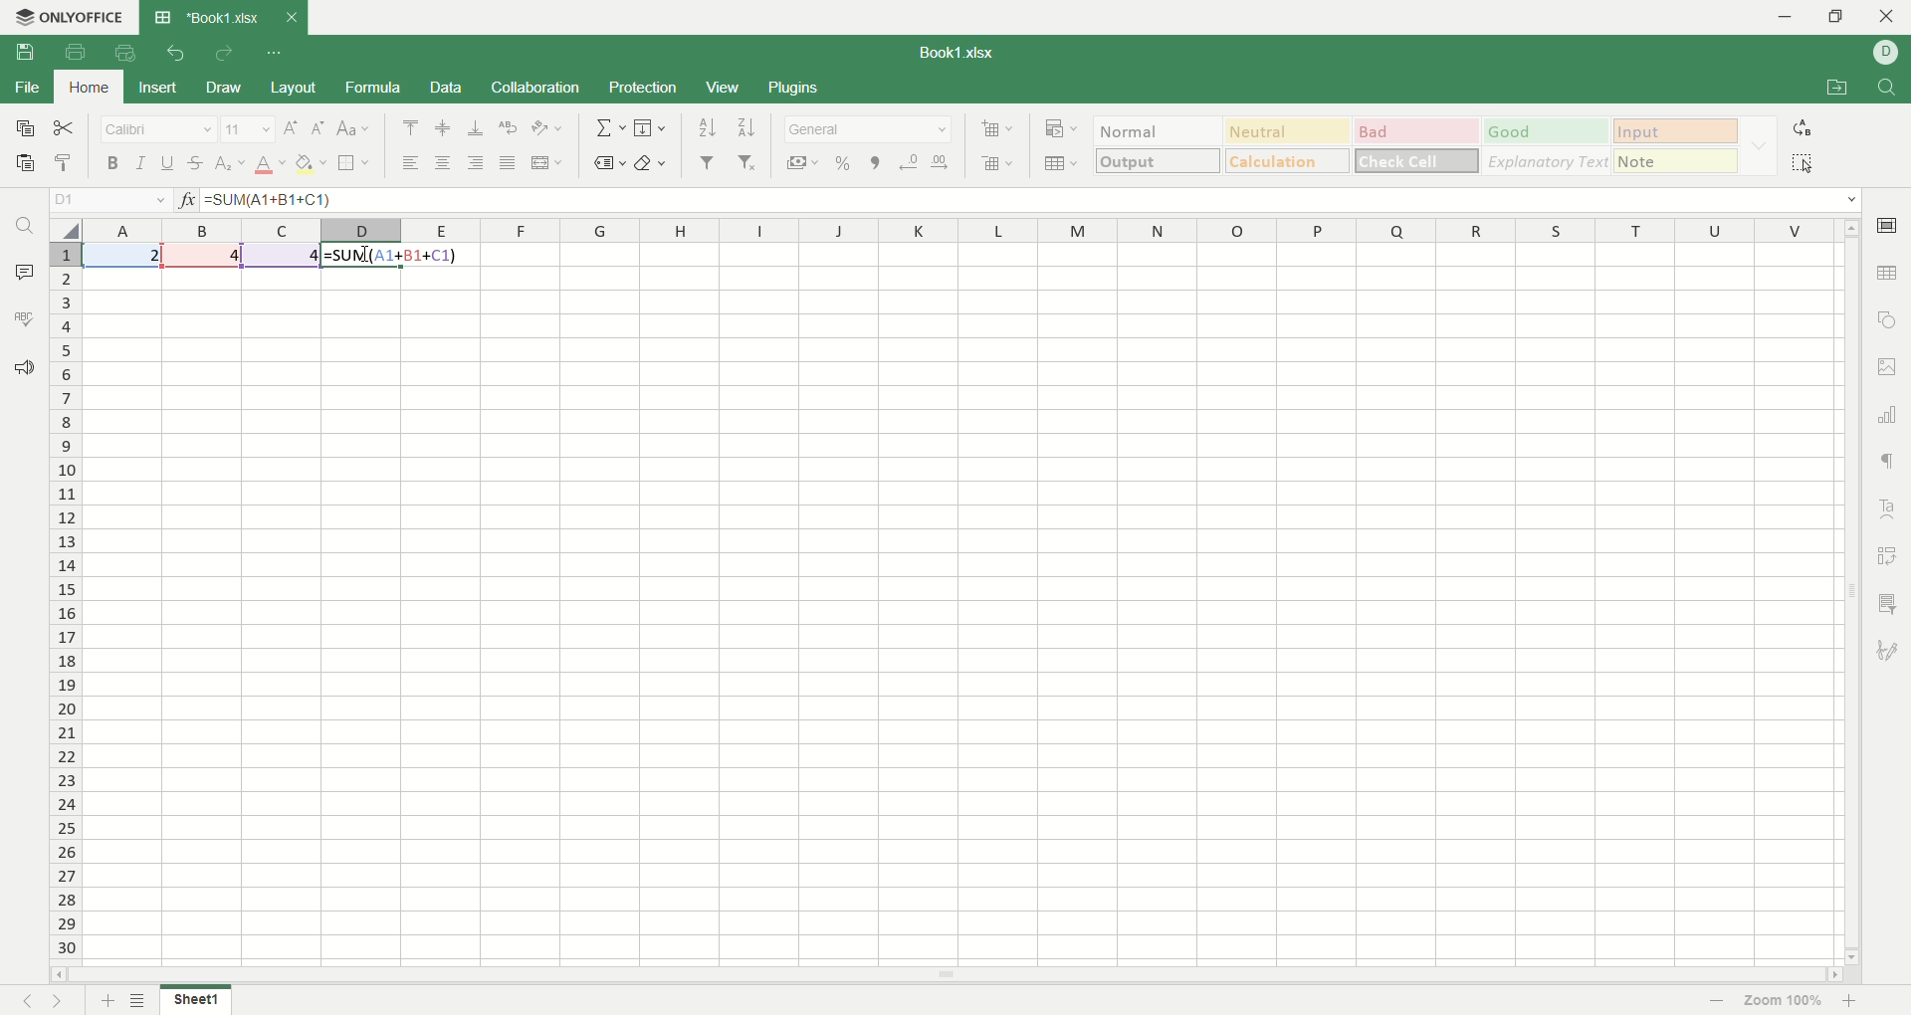 This screenshot has width=1911, height=1015. What do you see at coordinates (1888, 464) in the screenshot?
I see `paragraph settings` at bounding box center [1888, 464].